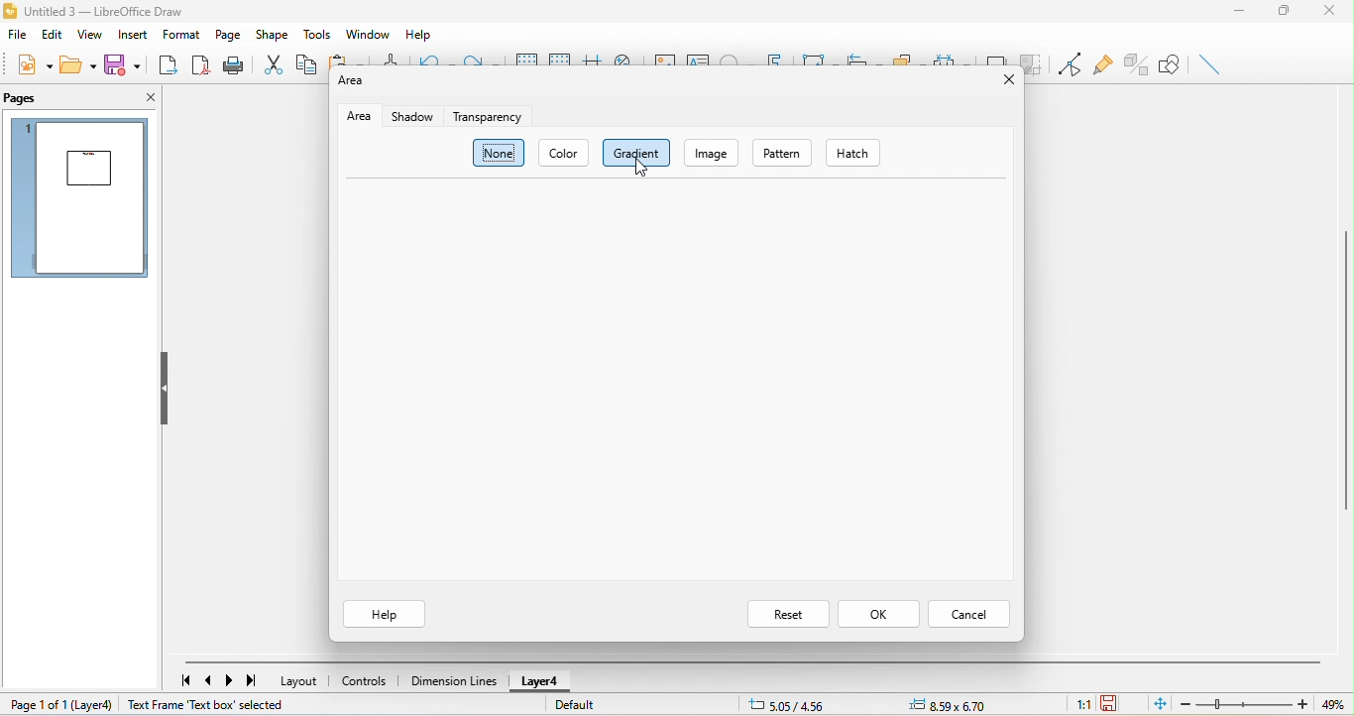 The image size is (1354, 716). I want to click on display to grids, so click(527, 57).